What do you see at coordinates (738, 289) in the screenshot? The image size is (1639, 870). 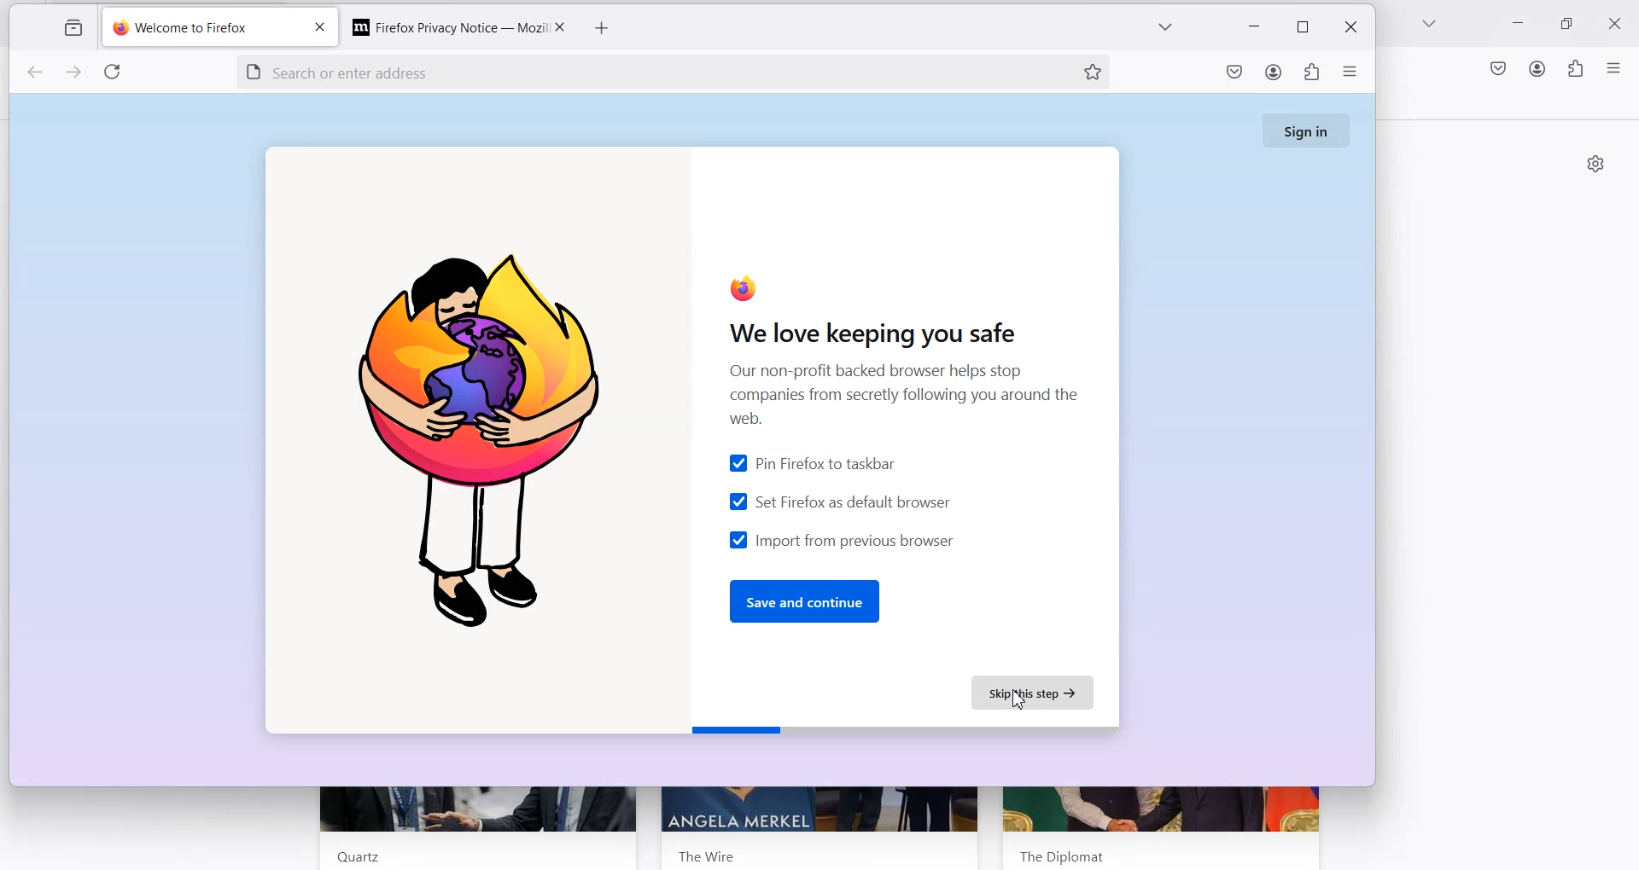 I see `firefox logo` at bounding box center [738, 289].